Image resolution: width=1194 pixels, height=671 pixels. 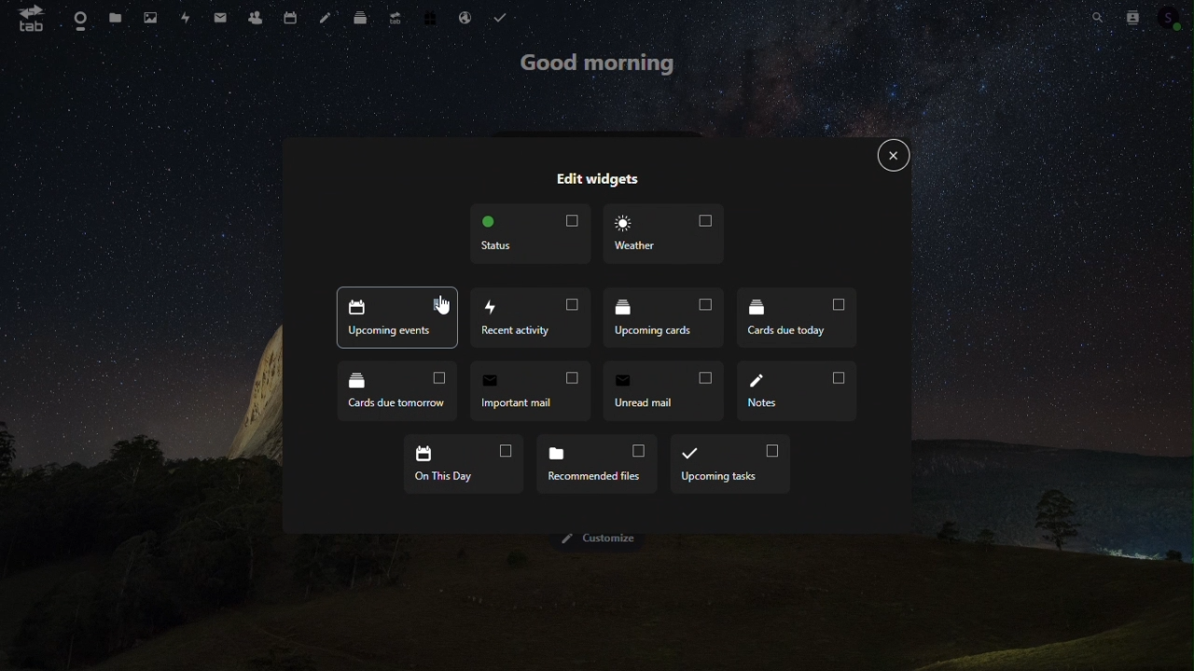 I want to click on tab, so click(x=25, y=18).